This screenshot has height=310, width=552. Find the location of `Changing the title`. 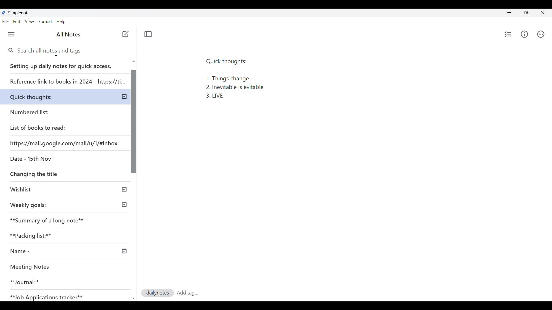

Changing the title is located at coordinates (46, 174).